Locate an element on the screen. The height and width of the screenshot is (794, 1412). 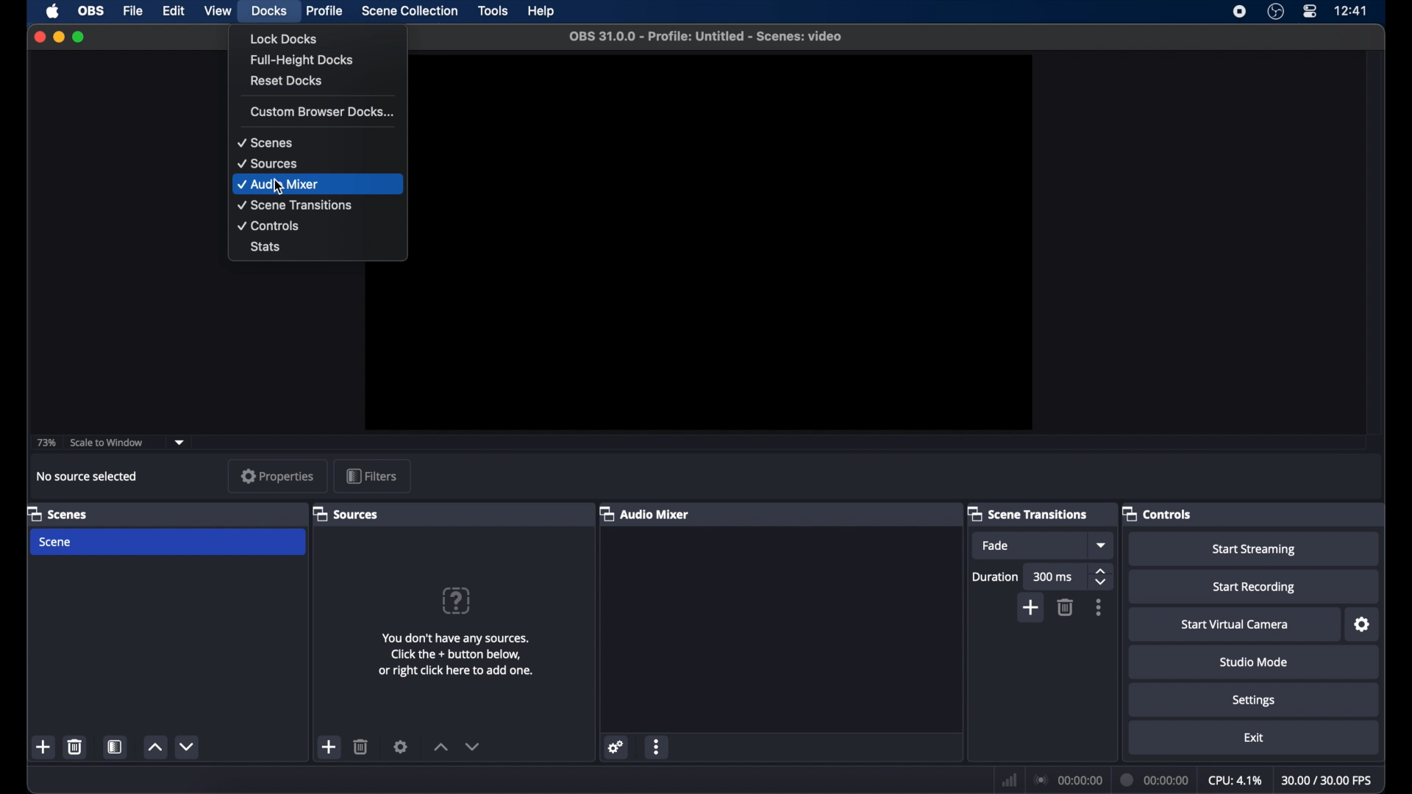
73% is located at coordinates (46, 443).